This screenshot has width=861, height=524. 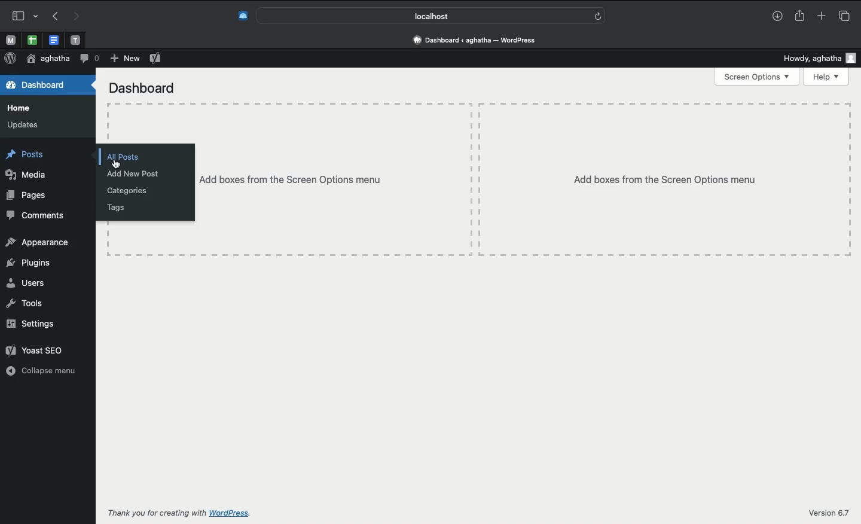 What do you see at coordinates (124, 59) in the screenshot?
I see `New` at bounding box center [124, 59].